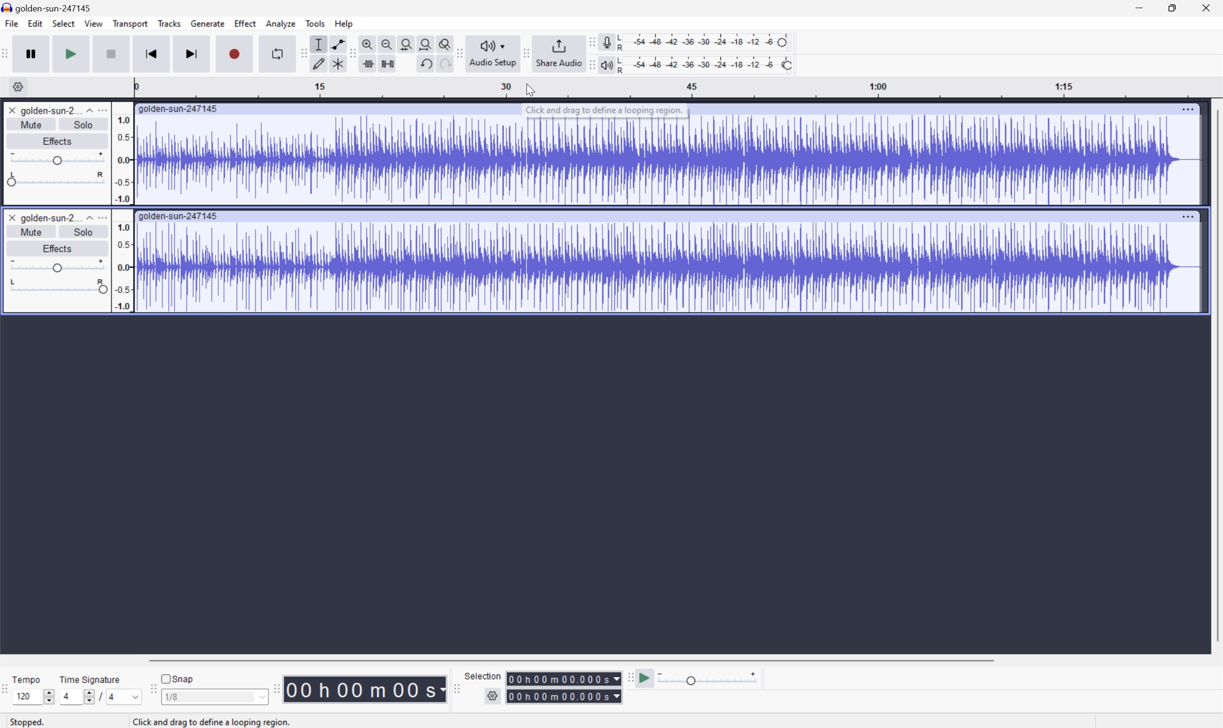 The width and height of the screenshot is (1223, 728). What do you see at coordinates (276, 688) in the screenshot?
I see `` at bounding box center [276, 688].